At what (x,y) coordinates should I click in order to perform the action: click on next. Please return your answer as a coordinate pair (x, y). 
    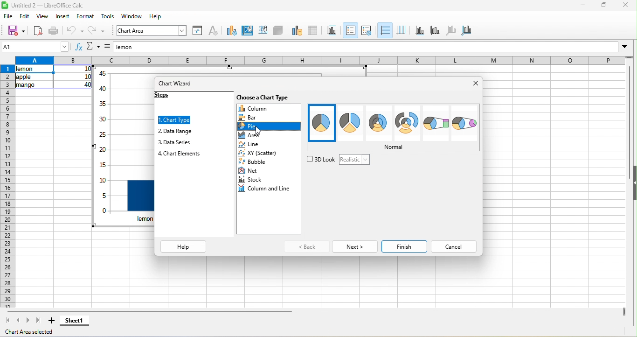
    Looking at the image, I should click on (354, 246).